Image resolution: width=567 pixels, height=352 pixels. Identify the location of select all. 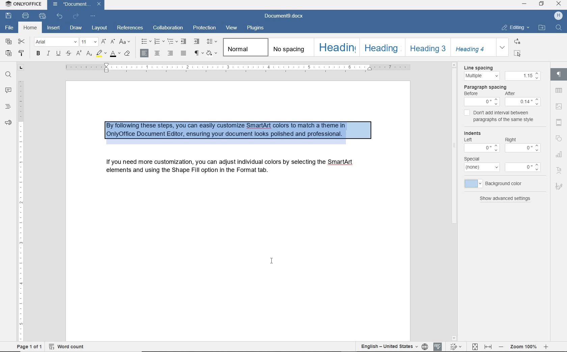
(517, 54).